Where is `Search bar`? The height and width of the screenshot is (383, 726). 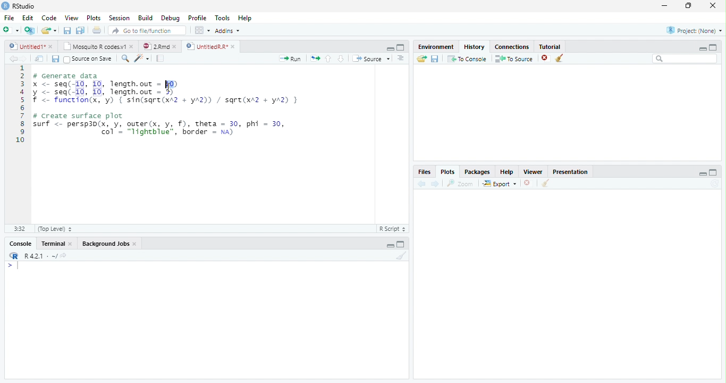
Search bar is located at coordinates (685, 59).